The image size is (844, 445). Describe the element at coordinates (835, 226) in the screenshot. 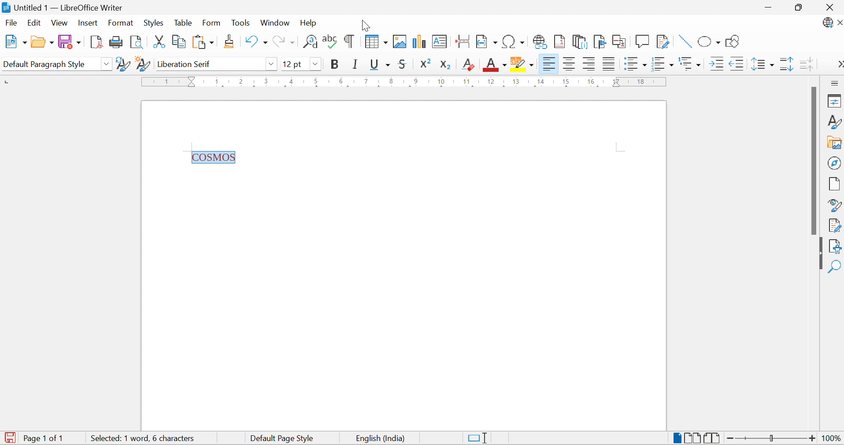

I see `Manage Changes` at that location.